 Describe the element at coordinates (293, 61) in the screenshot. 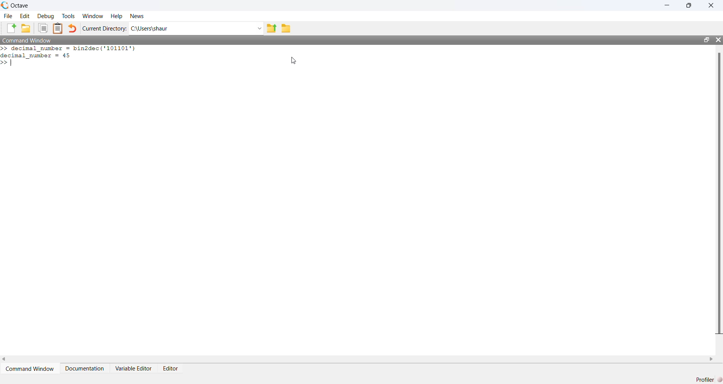

I see `cursor` at that location.